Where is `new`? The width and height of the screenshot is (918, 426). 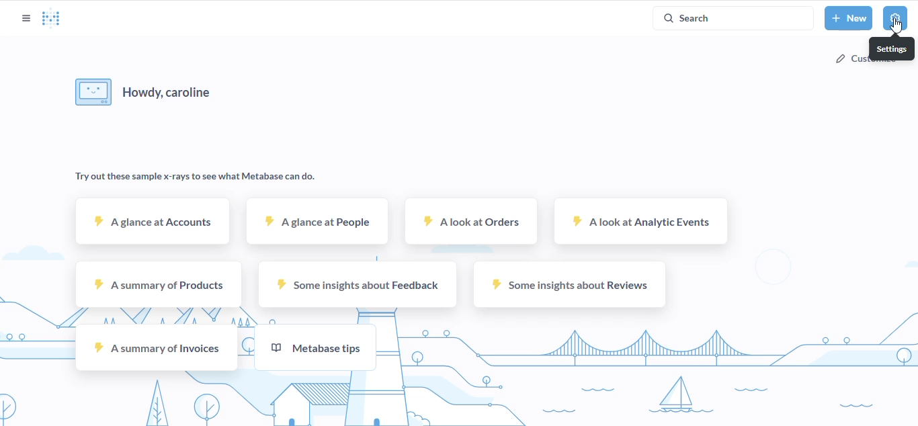
new is located at coordinates (849, 18).